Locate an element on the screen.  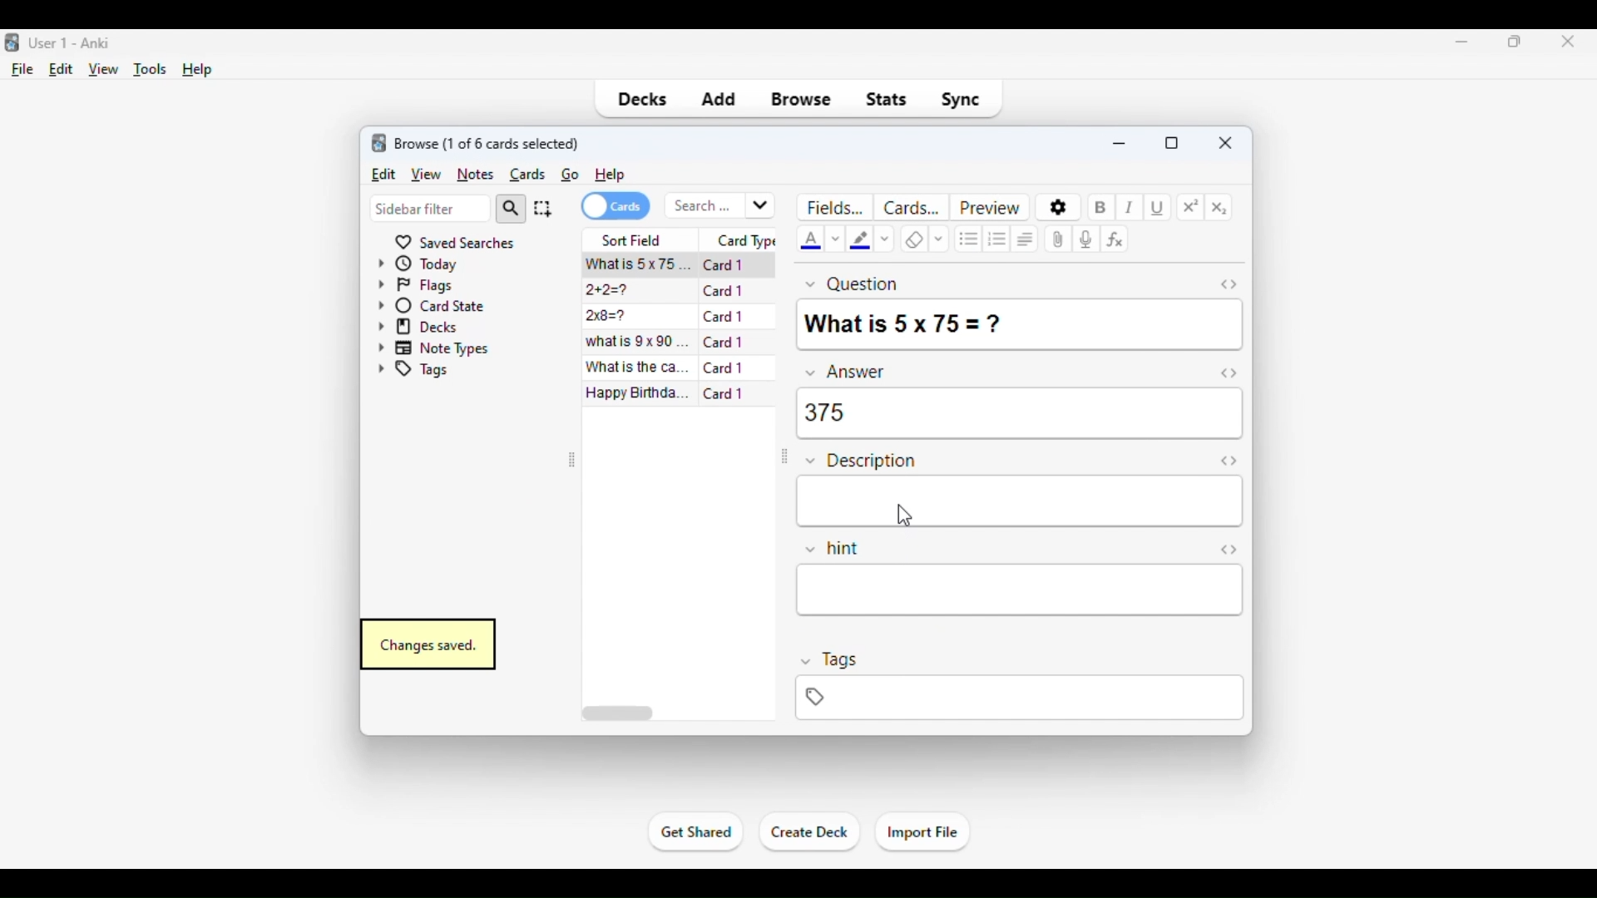
subscript is located at coordinates (1219, 209).